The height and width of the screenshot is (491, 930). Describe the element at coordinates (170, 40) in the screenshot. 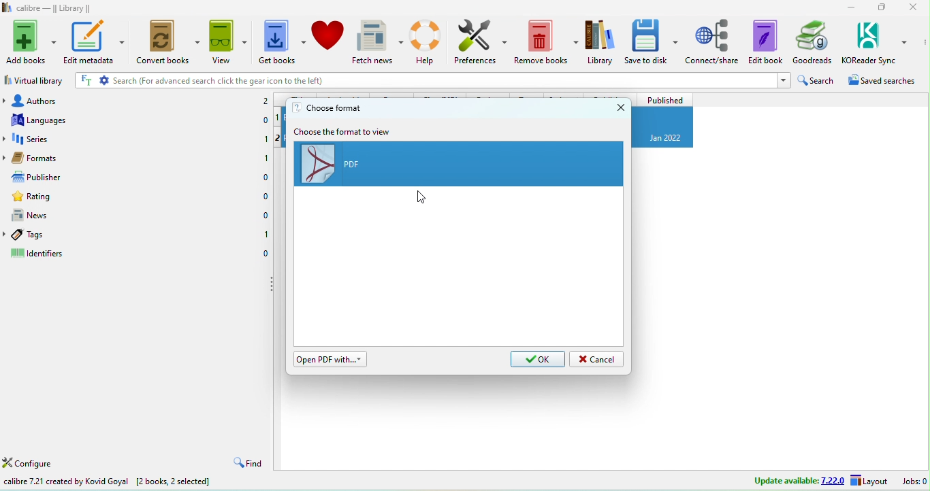

I see `Convert books` at that location.